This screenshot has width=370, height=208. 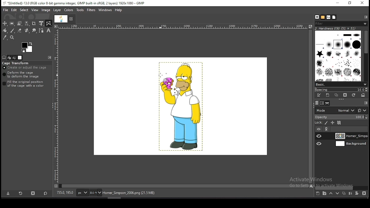 I want to click on colors, so click(x=27, y=47).